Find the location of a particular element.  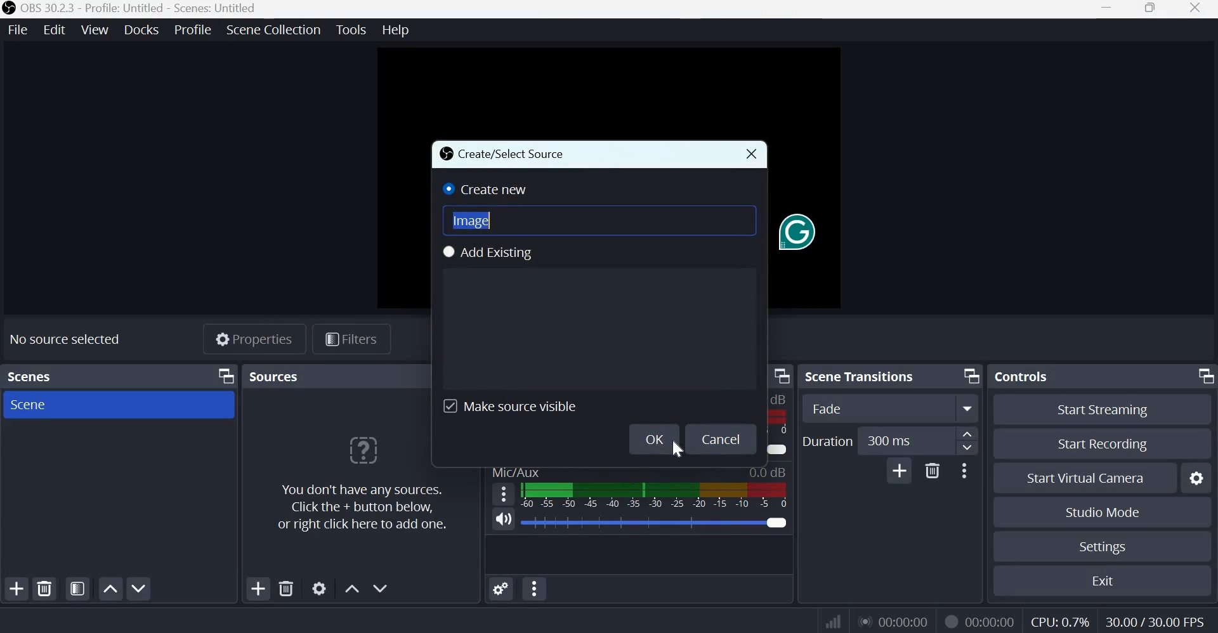

edit is located at coordinates (55, 29).